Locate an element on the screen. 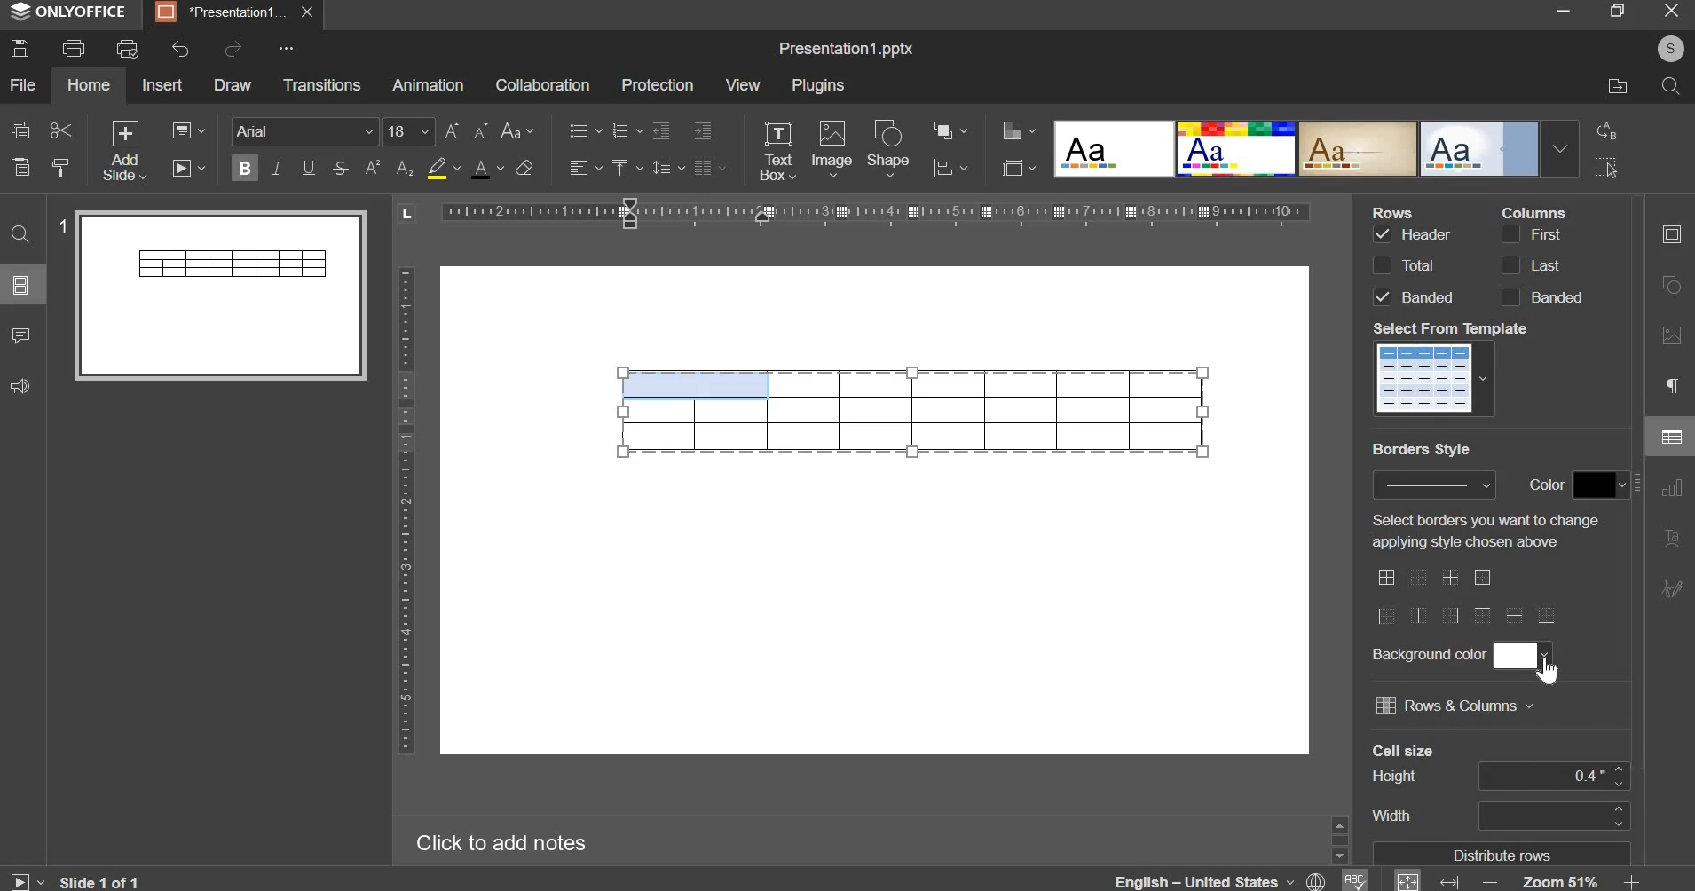 This screenshot has width=1695, height=891. table is located at coordinates (913, 411).